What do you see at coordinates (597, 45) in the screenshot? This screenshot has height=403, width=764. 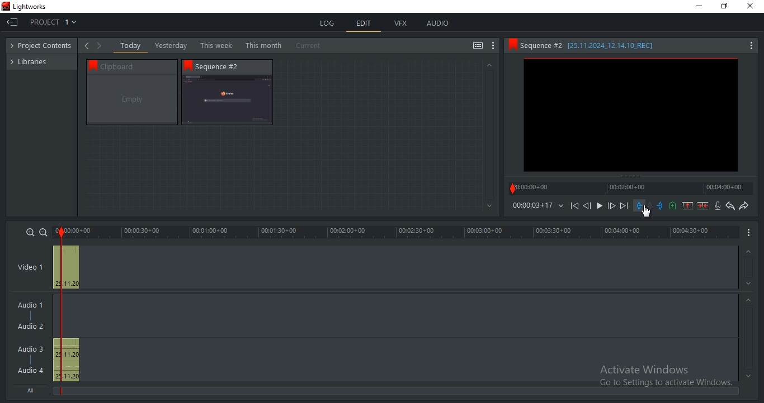 I see `Sequence 2 details` at bounding box center [597, 45].